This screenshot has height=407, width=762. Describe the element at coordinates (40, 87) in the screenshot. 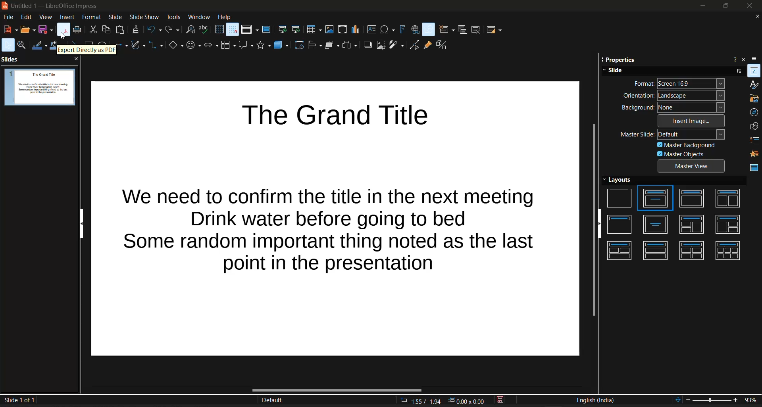

I see `slide preview` at that location.